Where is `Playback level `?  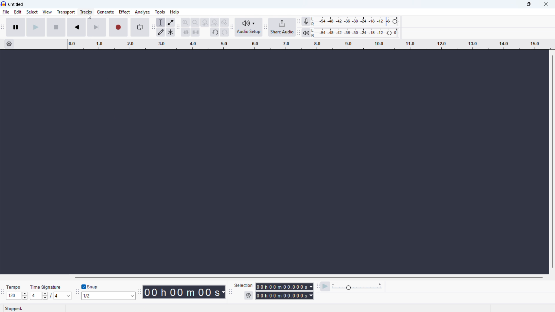 Playback level  is located at coordinates (354, 33).